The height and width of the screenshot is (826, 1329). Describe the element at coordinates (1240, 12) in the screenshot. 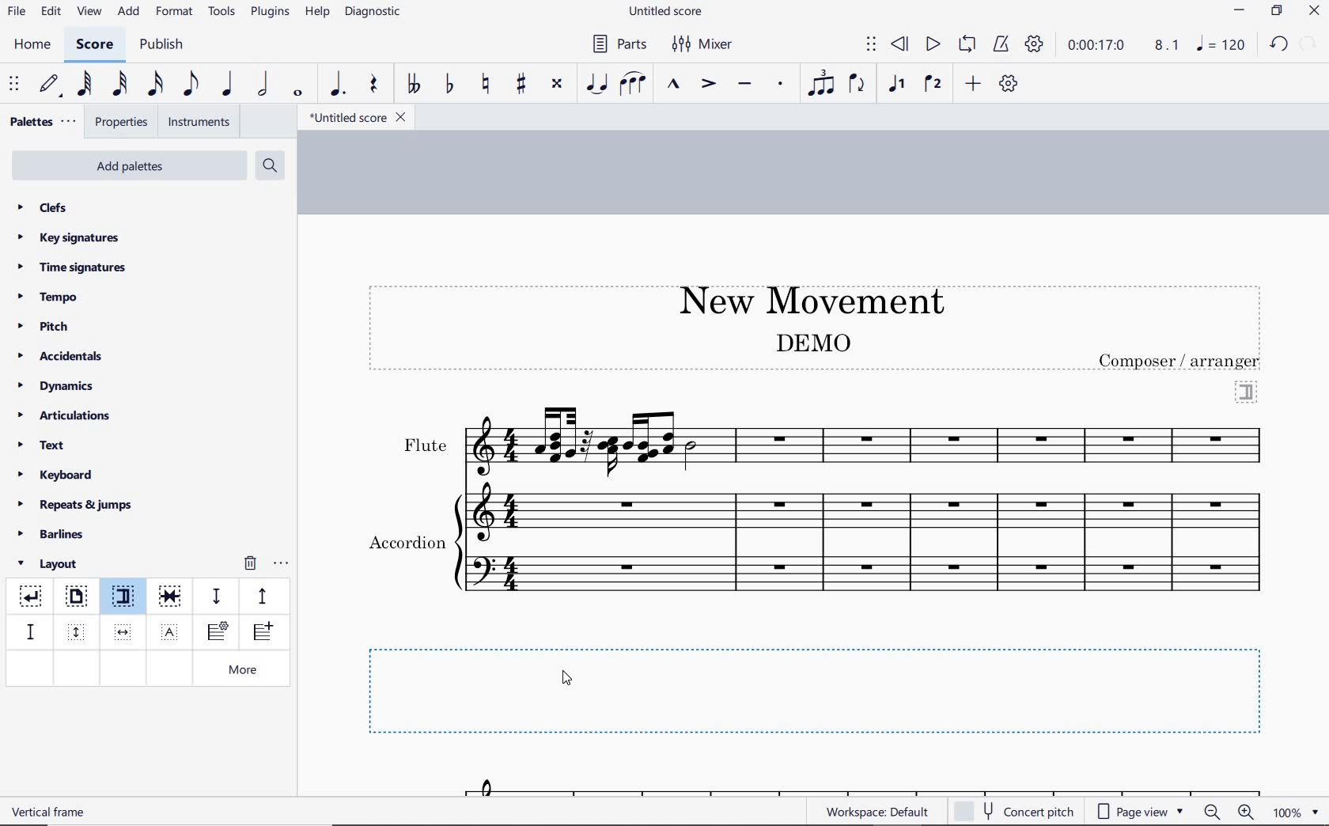

I see `minimize` at that location.